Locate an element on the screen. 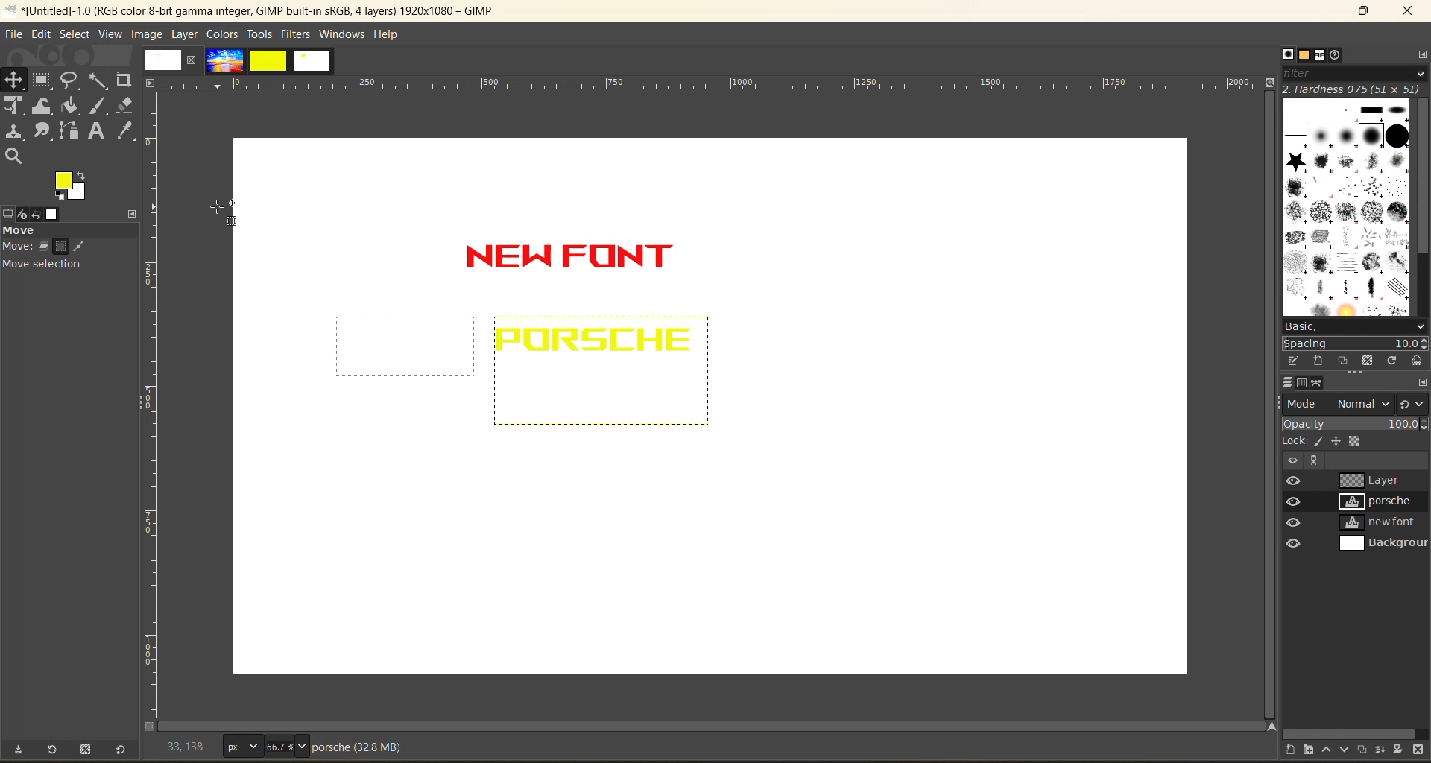 The height and width of the screenshot is (763, 1431). create a duplicate is located at coordinates (1363, 749).